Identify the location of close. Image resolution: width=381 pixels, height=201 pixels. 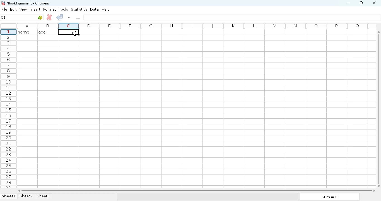
(374, 3).